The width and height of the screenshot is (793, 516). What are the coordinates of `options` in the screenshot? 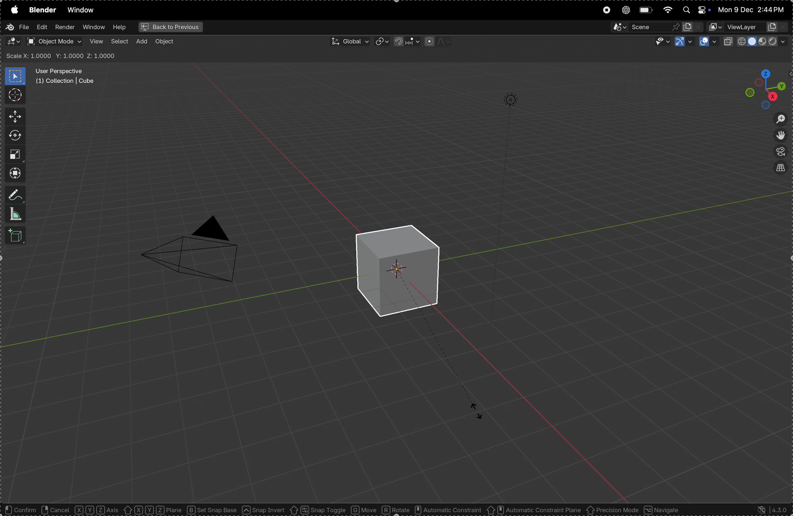 It's located at (769, 56).